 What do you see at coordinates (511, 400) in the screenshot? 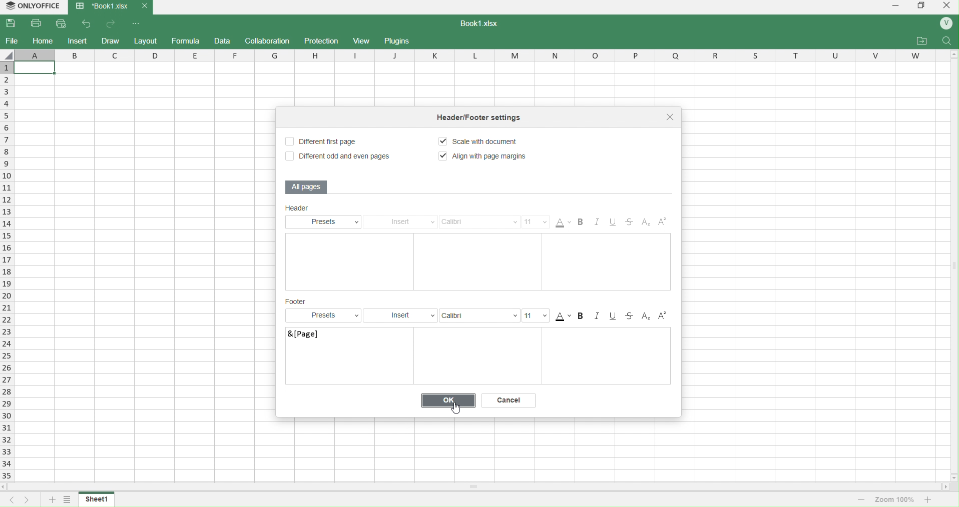
I see `Cancel` at bounding box center [511, 400].